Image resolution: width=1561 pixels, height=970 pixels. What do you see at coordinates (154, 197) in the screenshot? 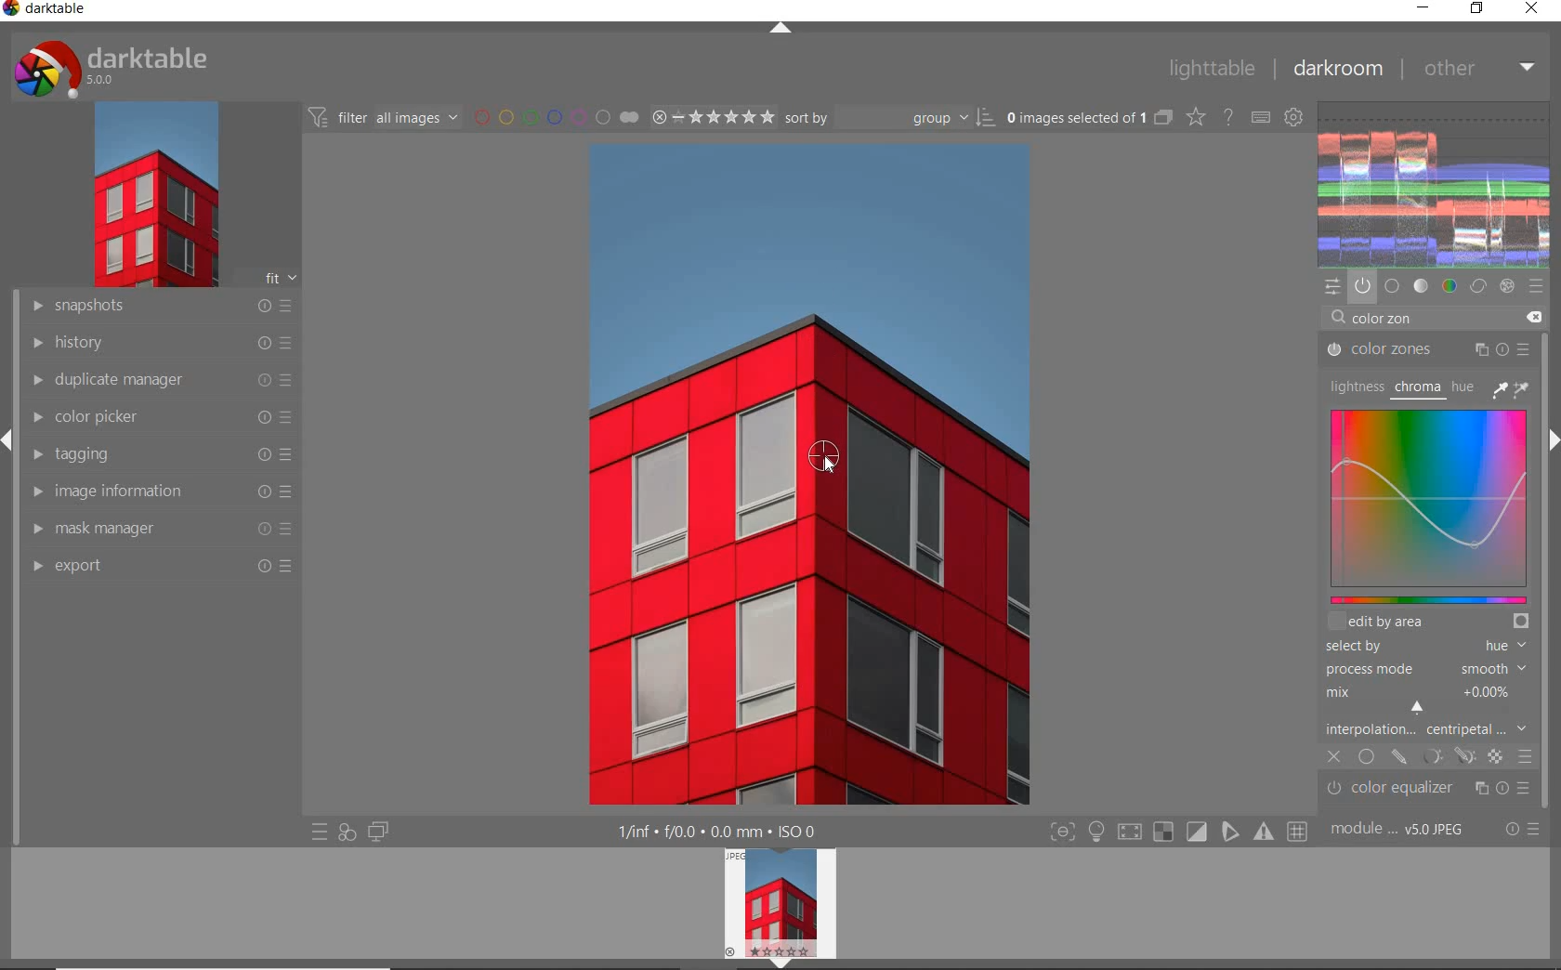
I see `image` at bounding box center [154, 197].